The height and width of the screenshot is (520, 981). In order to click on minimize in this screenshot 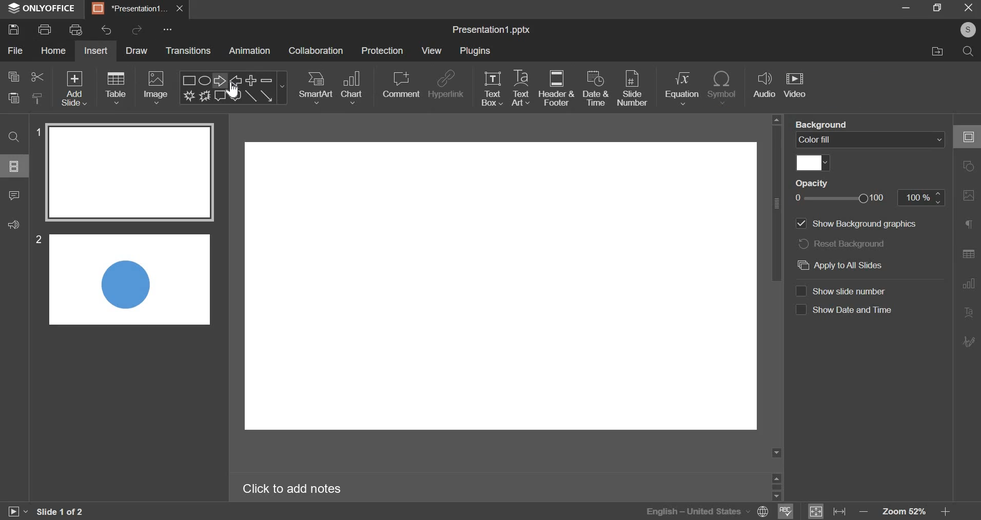, I will do `click(908, 7)`.